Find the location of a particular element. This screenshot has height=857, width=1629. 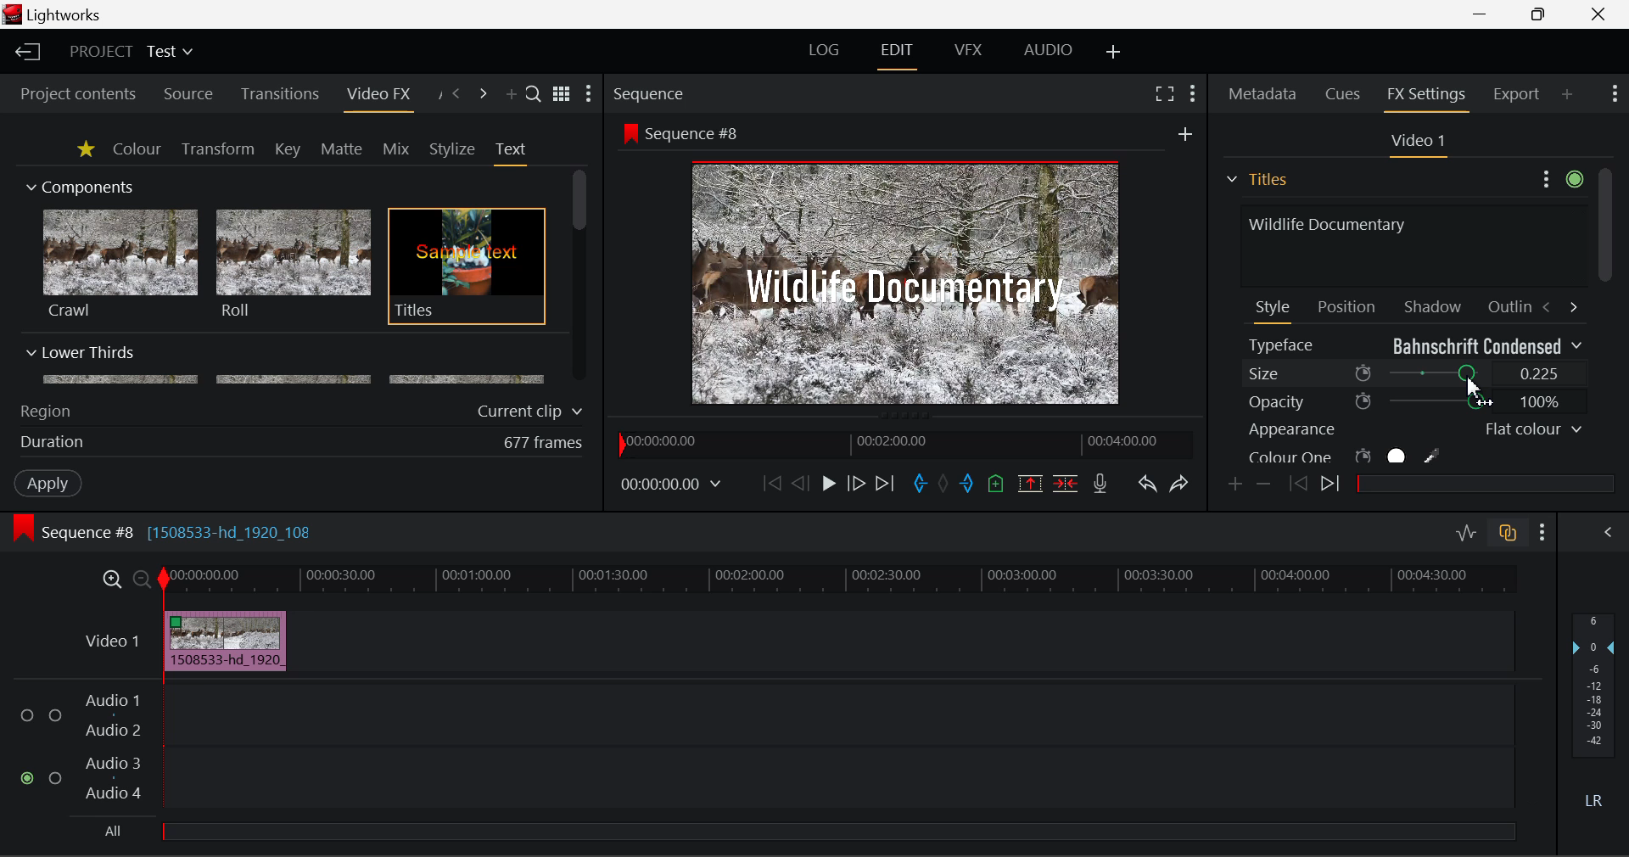

Mark Cue is located at coordinates (998, 485).